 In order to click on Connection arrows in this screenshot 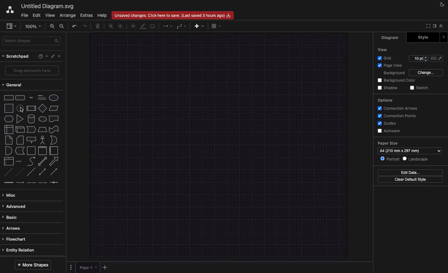, I will do `click(398, 108)`.